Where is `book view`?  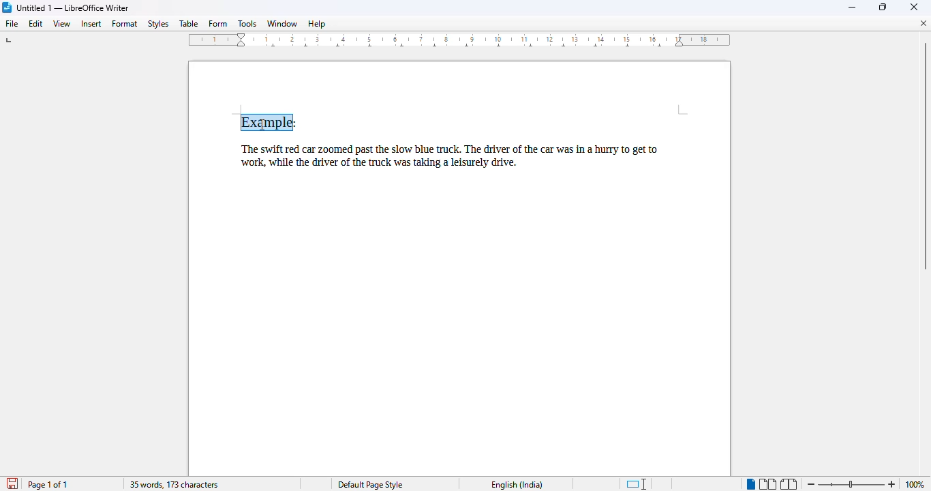
book view is located at coordinates (789, 484).